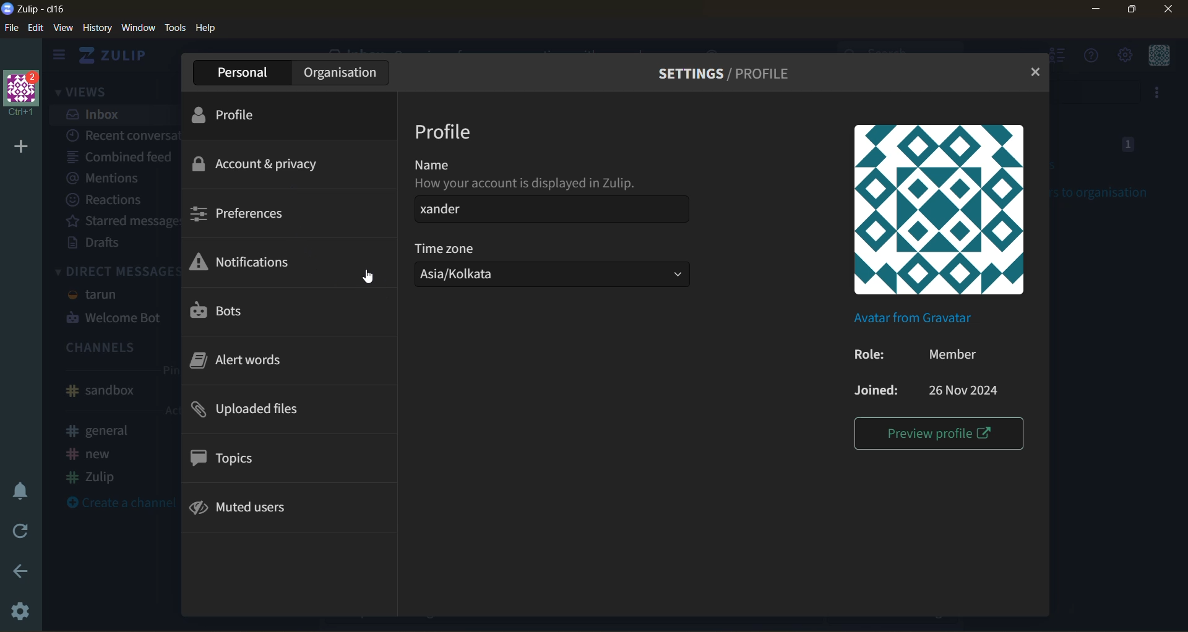 This screenshot has width=1188, height=632. What do you see at coordinates (255, 213) in the screenshot?
I see `preferences` at bounding box center [255, 213].